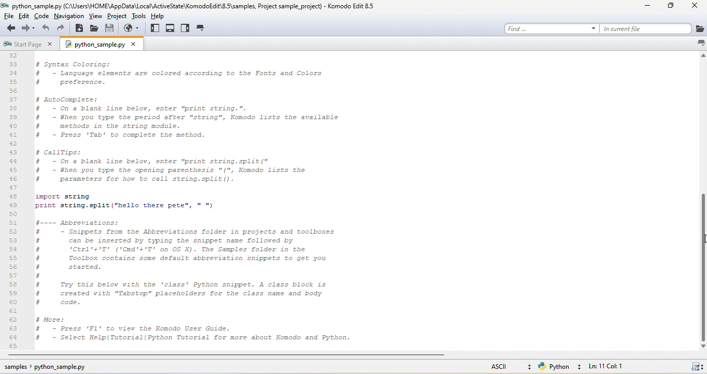 Image resolution: width=707 pixels, height=374 pixels. What do you see at coordinates (548, 27) in the screenshot?
I see `find` at bounding box center [548, 27].